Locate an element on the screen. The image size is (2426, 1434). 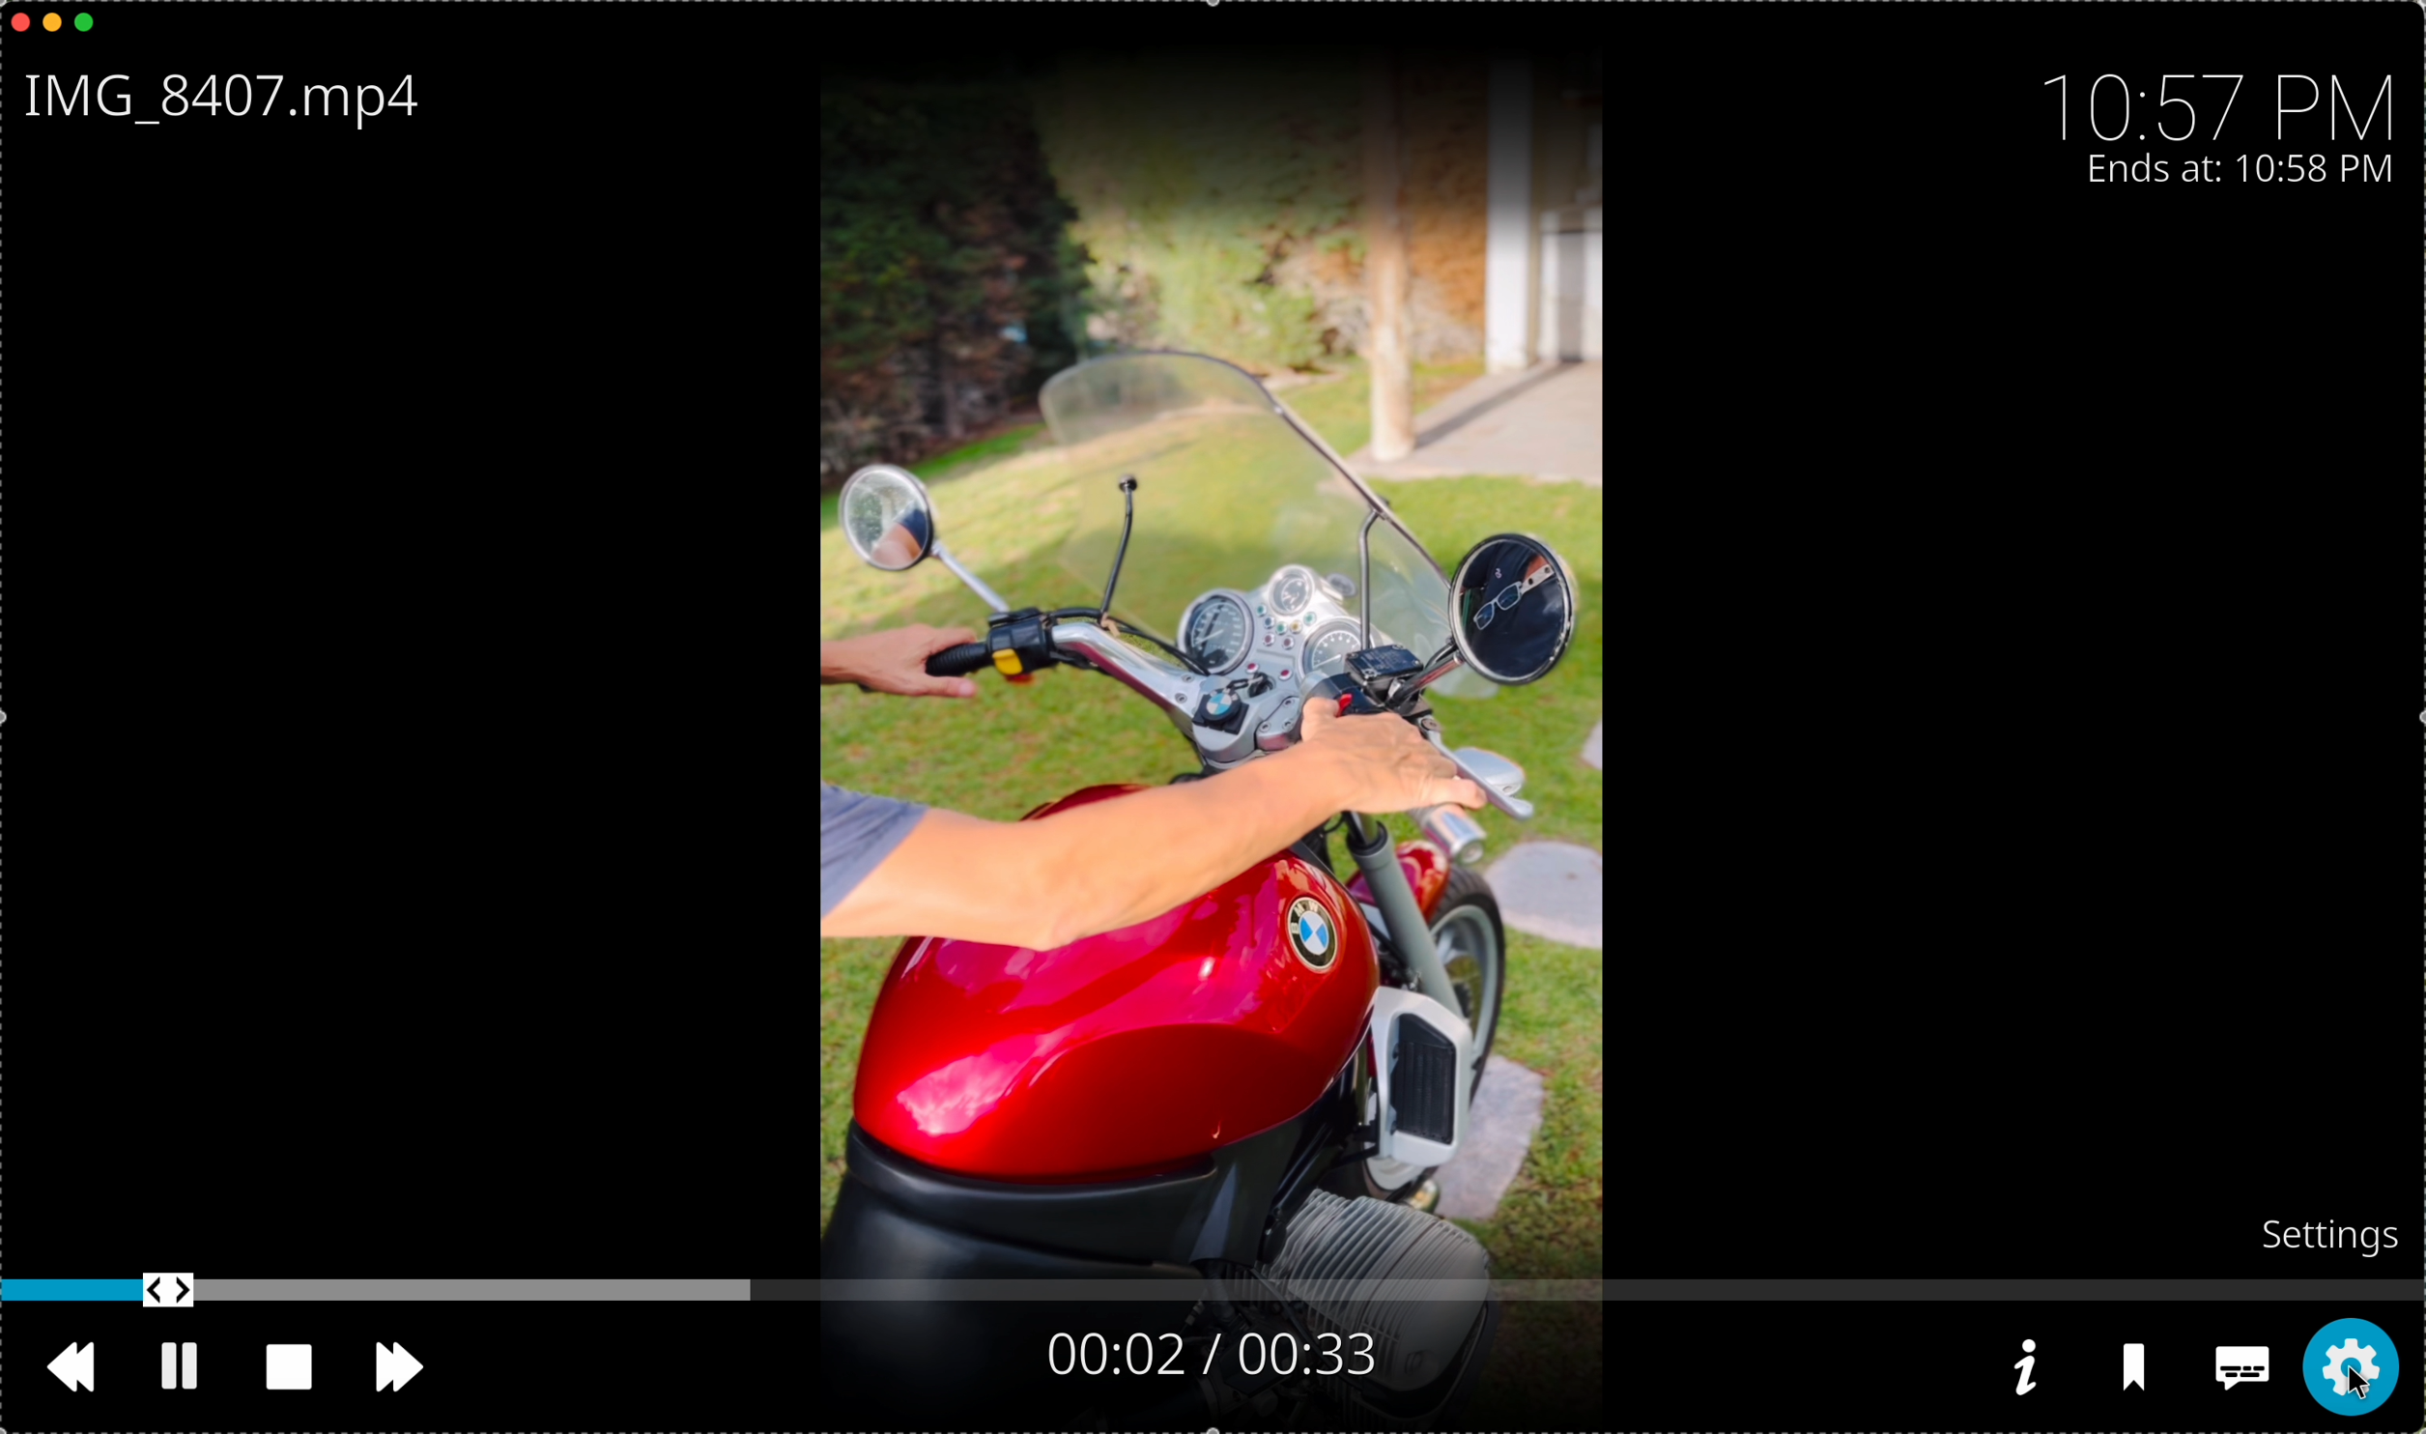
10:57 PM is located at coordinates (2227, 95).